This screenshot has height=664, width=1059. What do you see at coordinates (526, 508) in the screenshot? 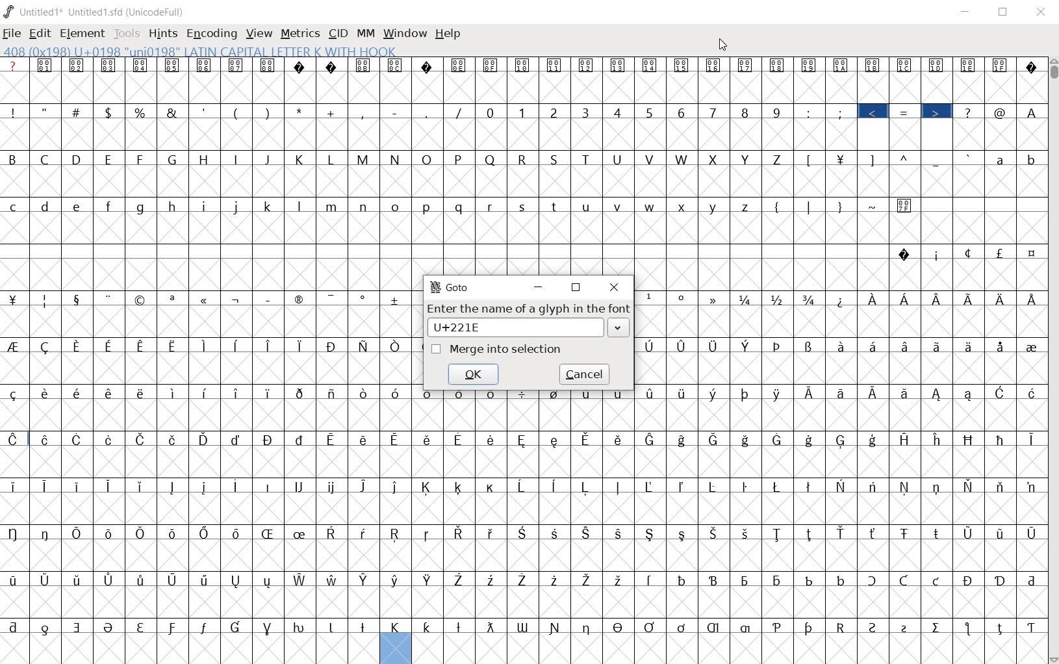
I see `empty glyph slots` at bounding box center [526, 508].